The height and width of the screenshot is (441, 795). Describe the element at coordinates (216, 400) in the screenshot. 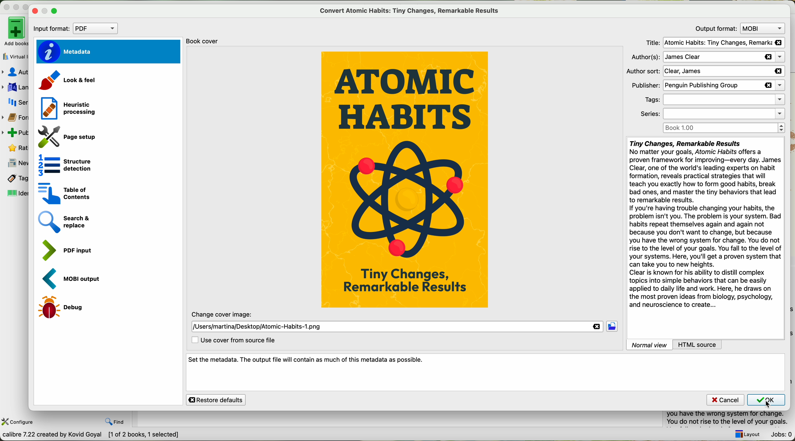

I see `restore defaults` at that location.